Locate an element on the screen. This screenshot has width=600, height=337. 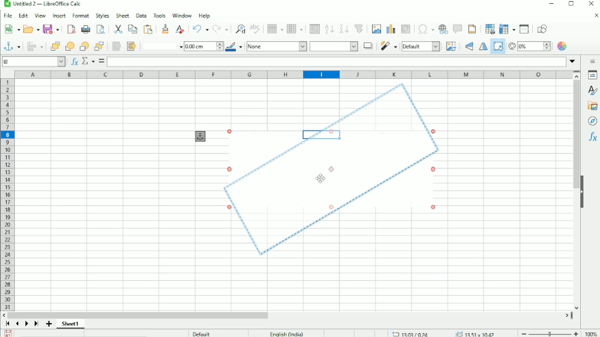
Open is located at coordinates (31, 29).